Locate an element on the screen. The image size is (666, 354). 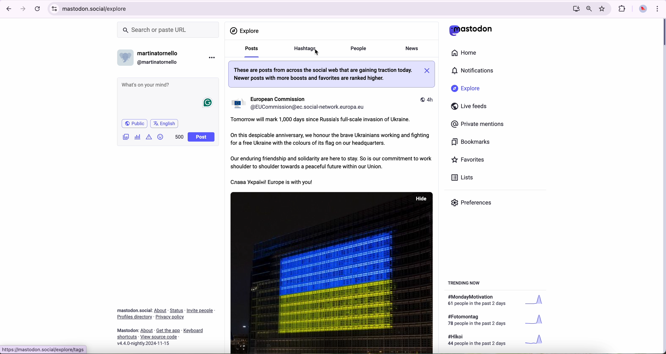
text is located at coordinates (480, 341).